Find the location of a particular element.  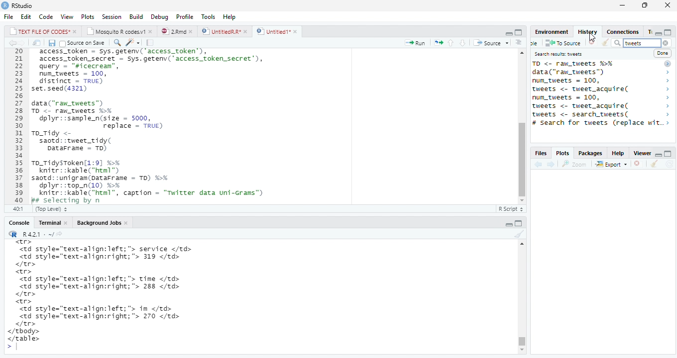

Session is located at coordinates (111, 16).